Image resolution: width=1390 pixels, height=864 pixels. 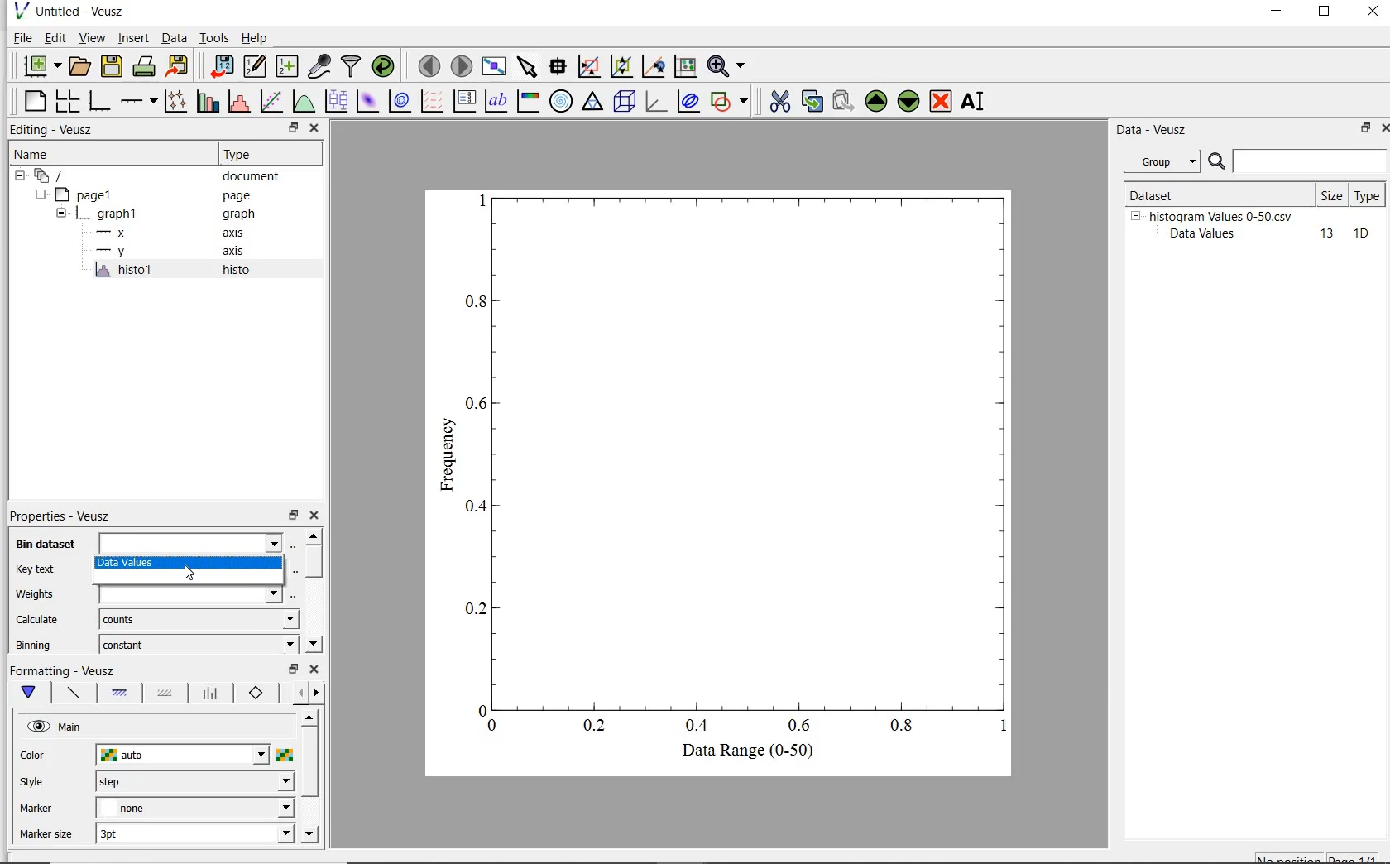 What do you see at coordinates (20, 11) in the screenshot?
I see `veusz logo` at bounding box center [20, 11].